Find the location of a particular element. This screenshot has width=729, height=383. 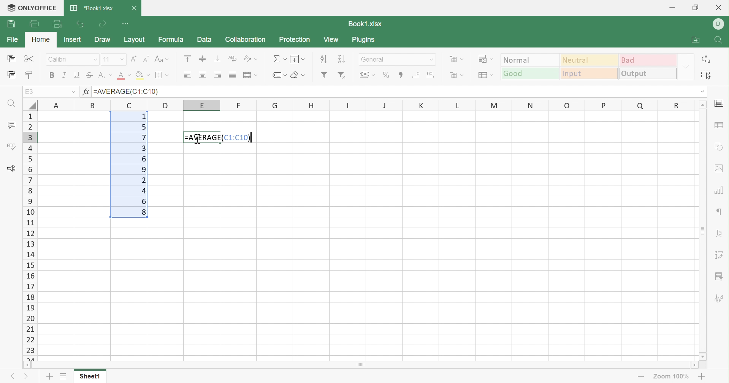

Comments is located at coordinates (11, 125).